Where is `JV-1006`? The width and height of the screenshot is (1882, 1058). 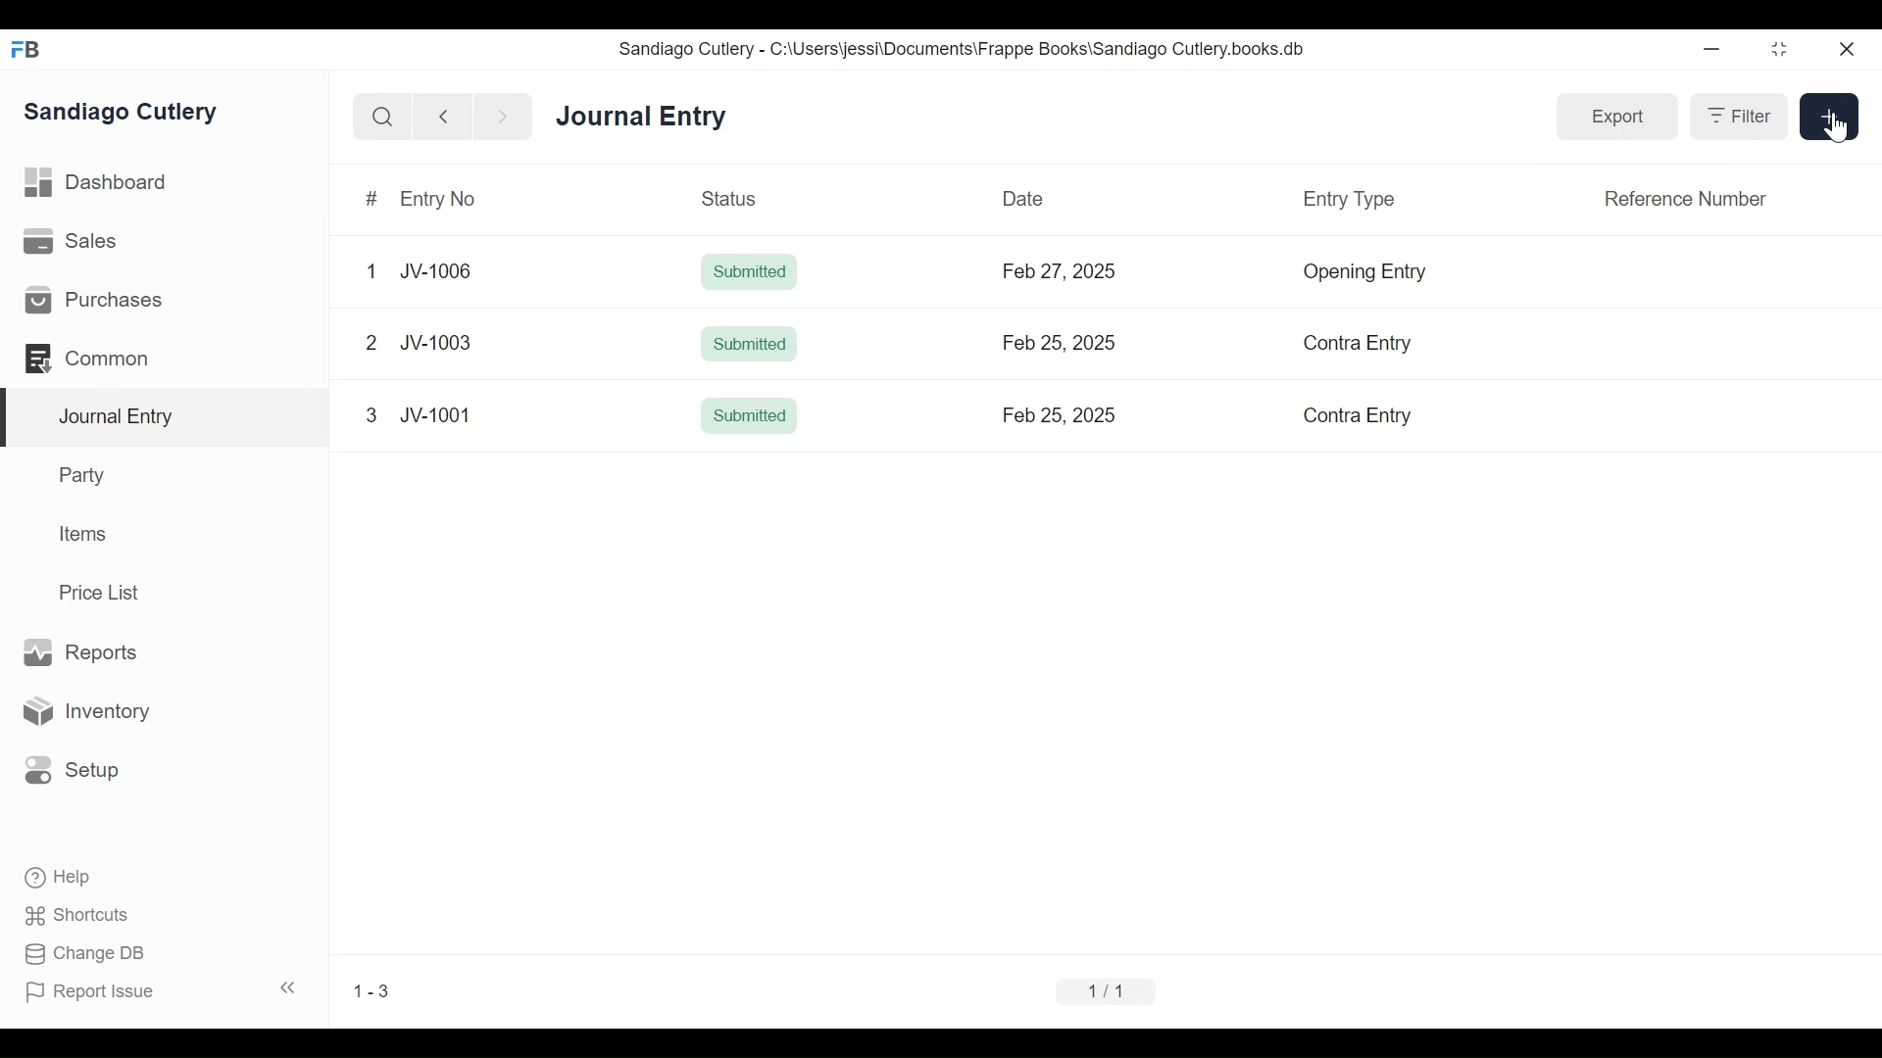 JV-1006 is located at coordinates (437, 272).